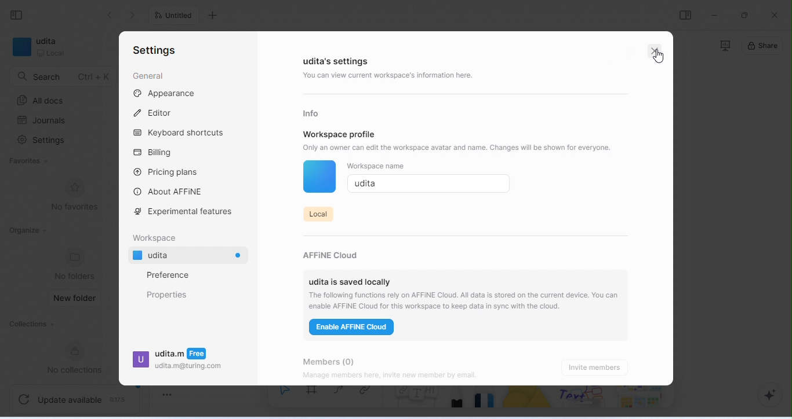 This screenshot has width=792, height=419. What do you see at coordinates (486, 401) in the screenshot?
I see `eraser` at bounding box center [486, 401].